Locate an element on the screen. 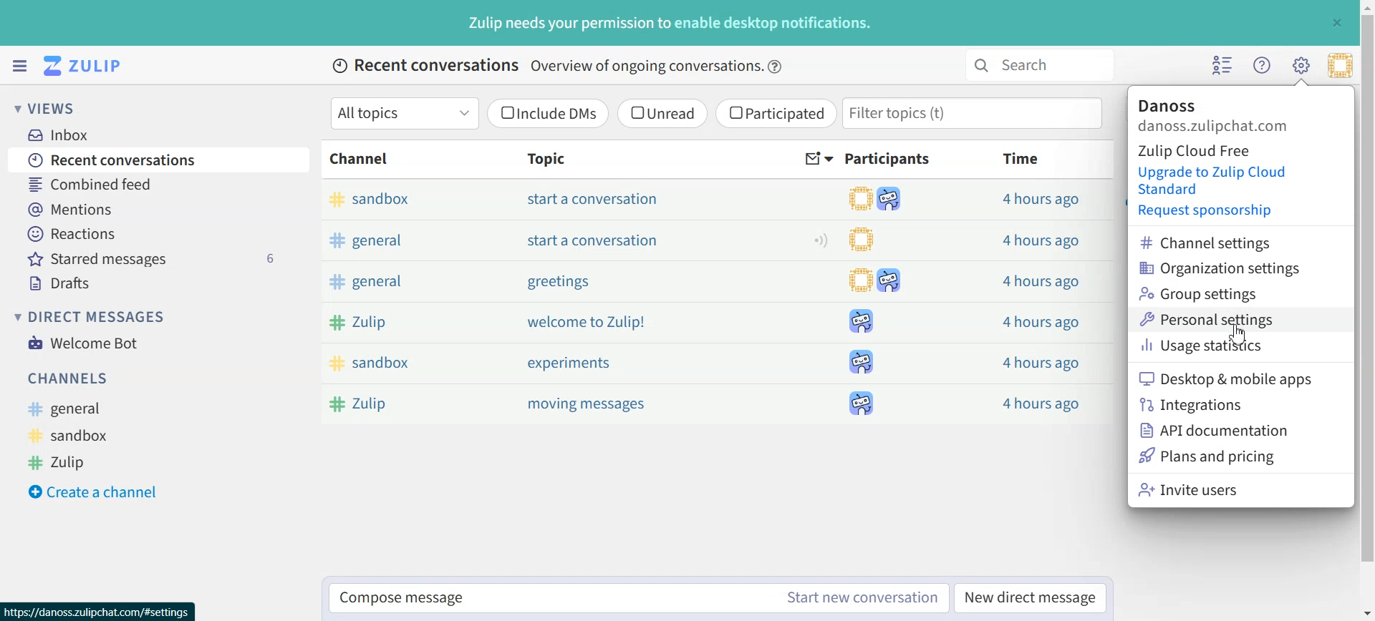  Help Menu is located at coordinates (1260, 64).